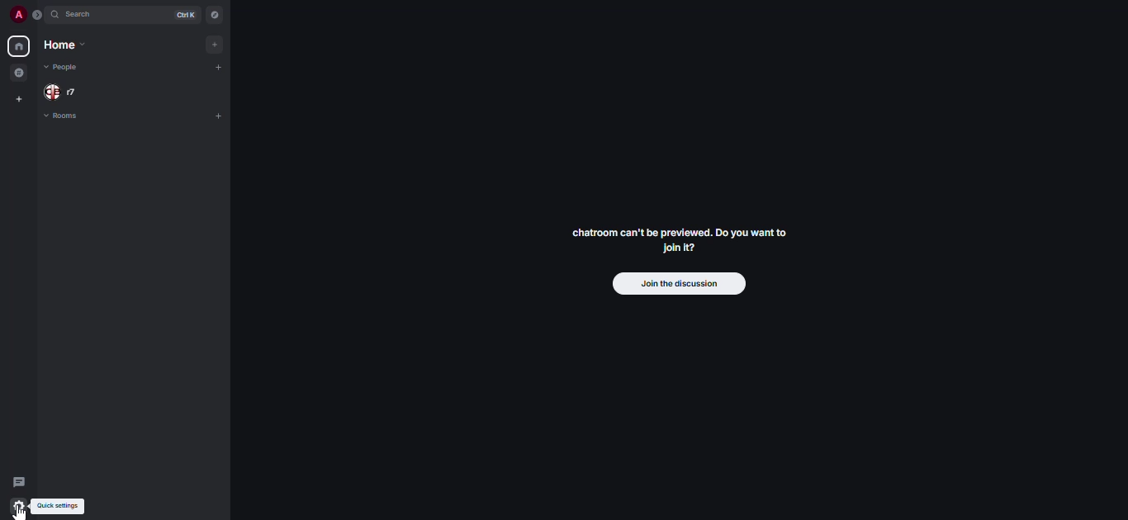 This screenshot has width=1128, height=520. What do you see at coordinates (18, 73) in the screenshot?
I see `grouped room in space` at bounding box center [18, 73].